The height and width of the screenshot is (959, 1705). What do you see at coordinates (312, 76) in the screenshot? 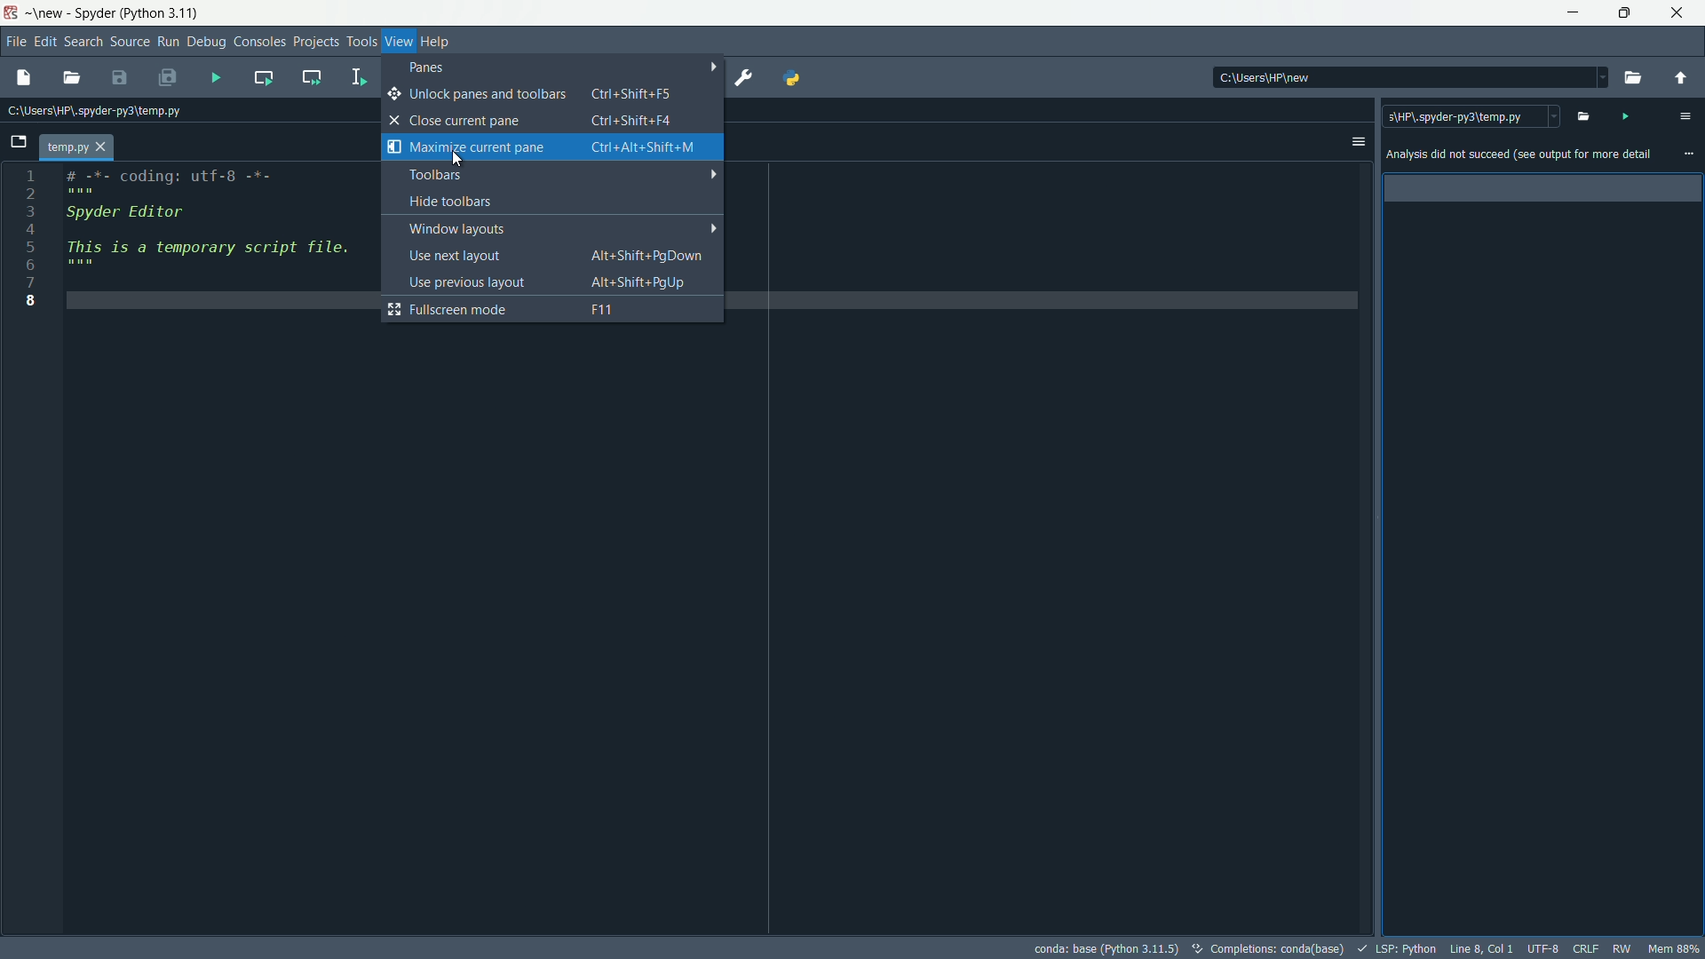
I see `run current cell and go to the next one` at bounding box center [312, 76].